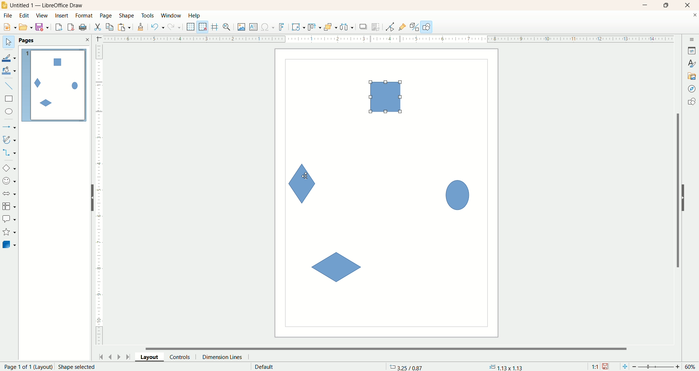 The height and width of the screenshot is (371, 699). Describe the element at coordinates (97, 27) in the screenshot. I see `cut` at that location.